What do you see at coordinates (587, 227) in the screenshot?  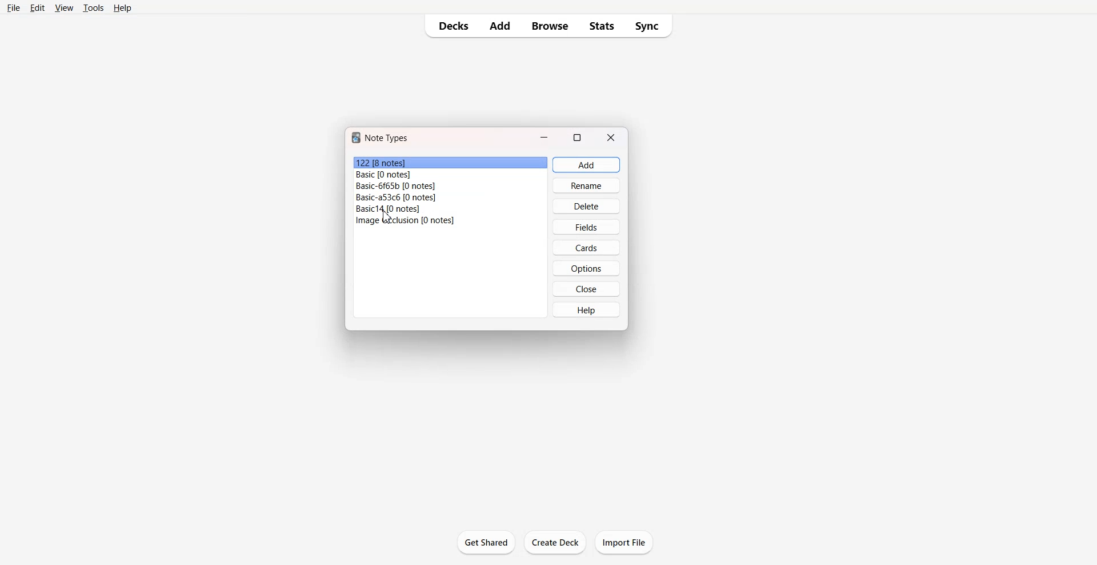 I see `Fields` at bounding box center [587, 227].